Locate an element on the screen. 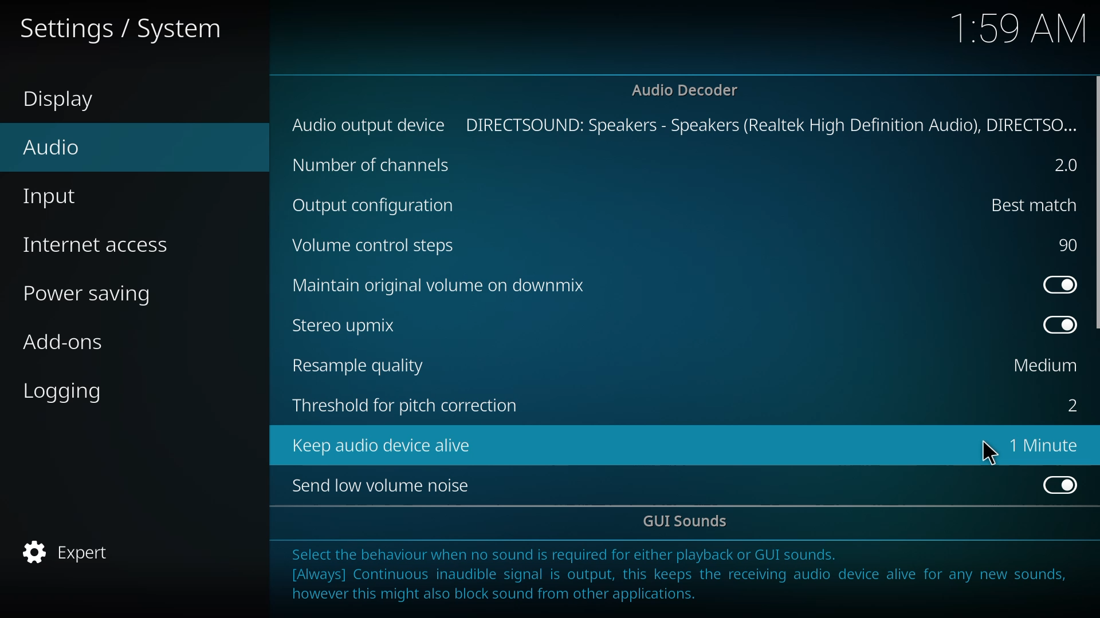 This screenshot has height=618, width=1100. internet access is located at coordinates (101, 245).